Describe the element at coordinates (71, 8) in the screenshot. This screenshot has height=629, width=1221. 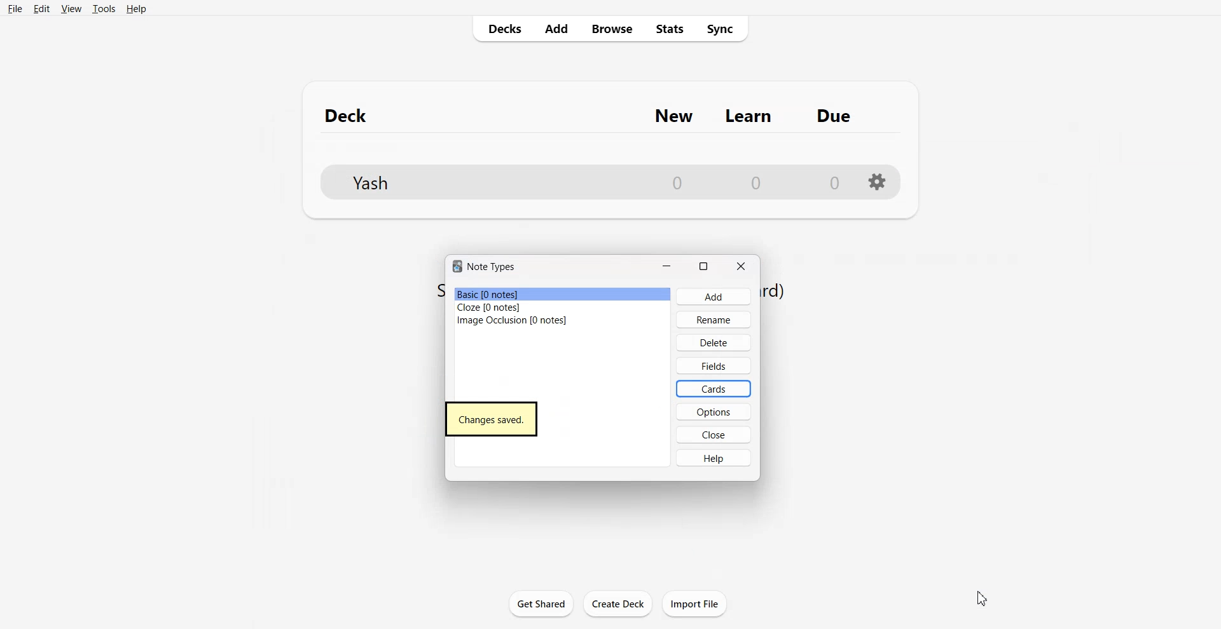
I see `View` at that location.